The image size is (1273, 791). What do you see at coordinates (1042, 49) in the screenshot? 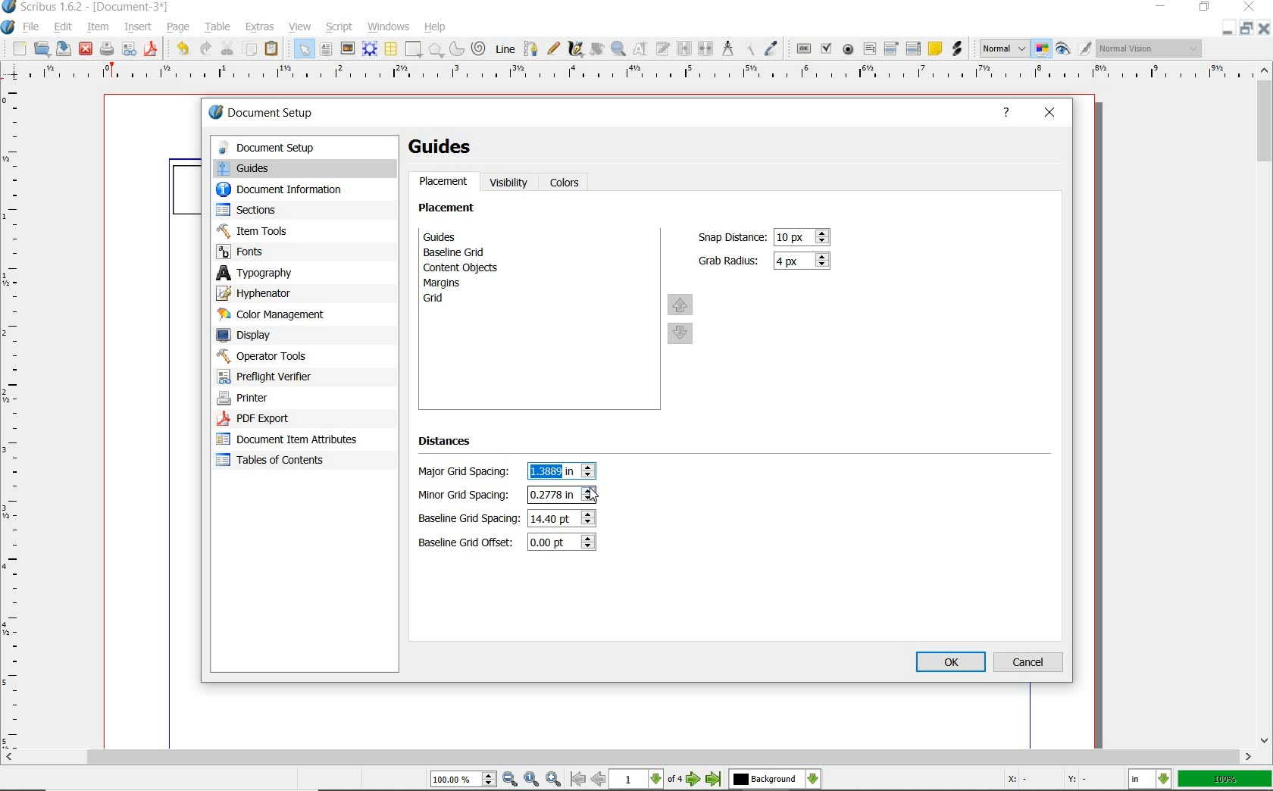
I see `toggle color management` at bounding box center [1042, 49].